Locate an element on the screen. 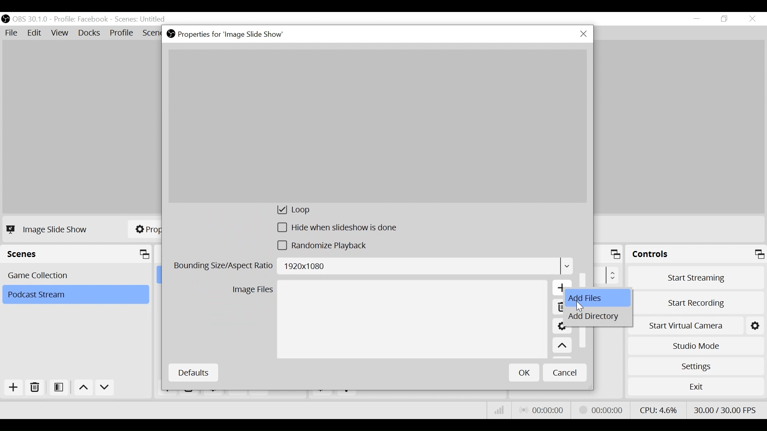 The height and width of the screenshot is (431, 767). OBS Version is located at coordinates (32, 19).